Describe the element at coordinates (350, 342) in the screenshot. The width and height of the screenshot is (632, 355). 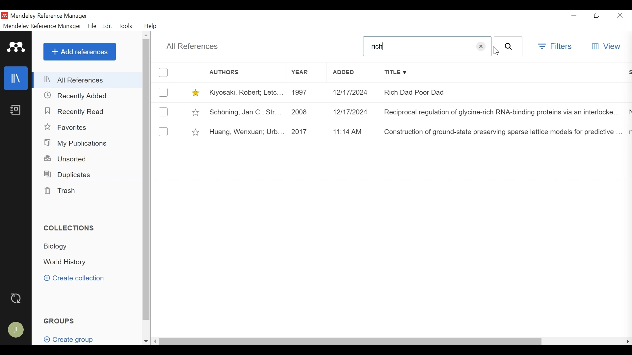
I see `Horizontal Scroll bar` at that location.